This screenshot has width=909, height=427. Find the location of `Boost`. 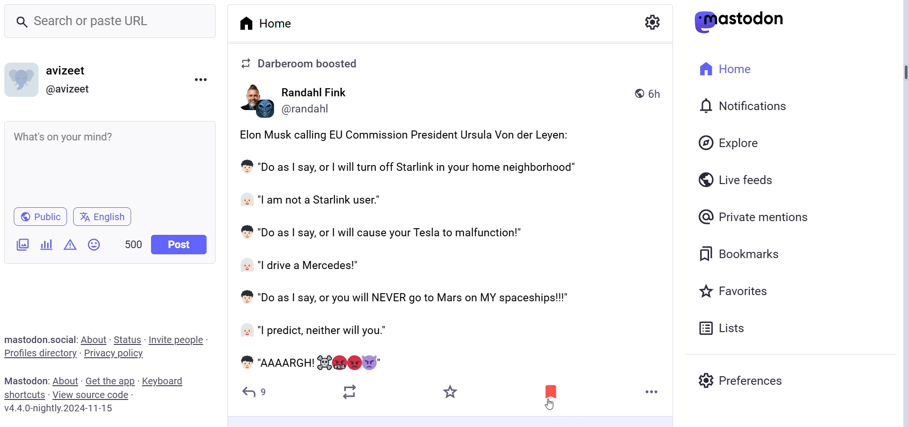

Boost is located at coordinates (351, 392).